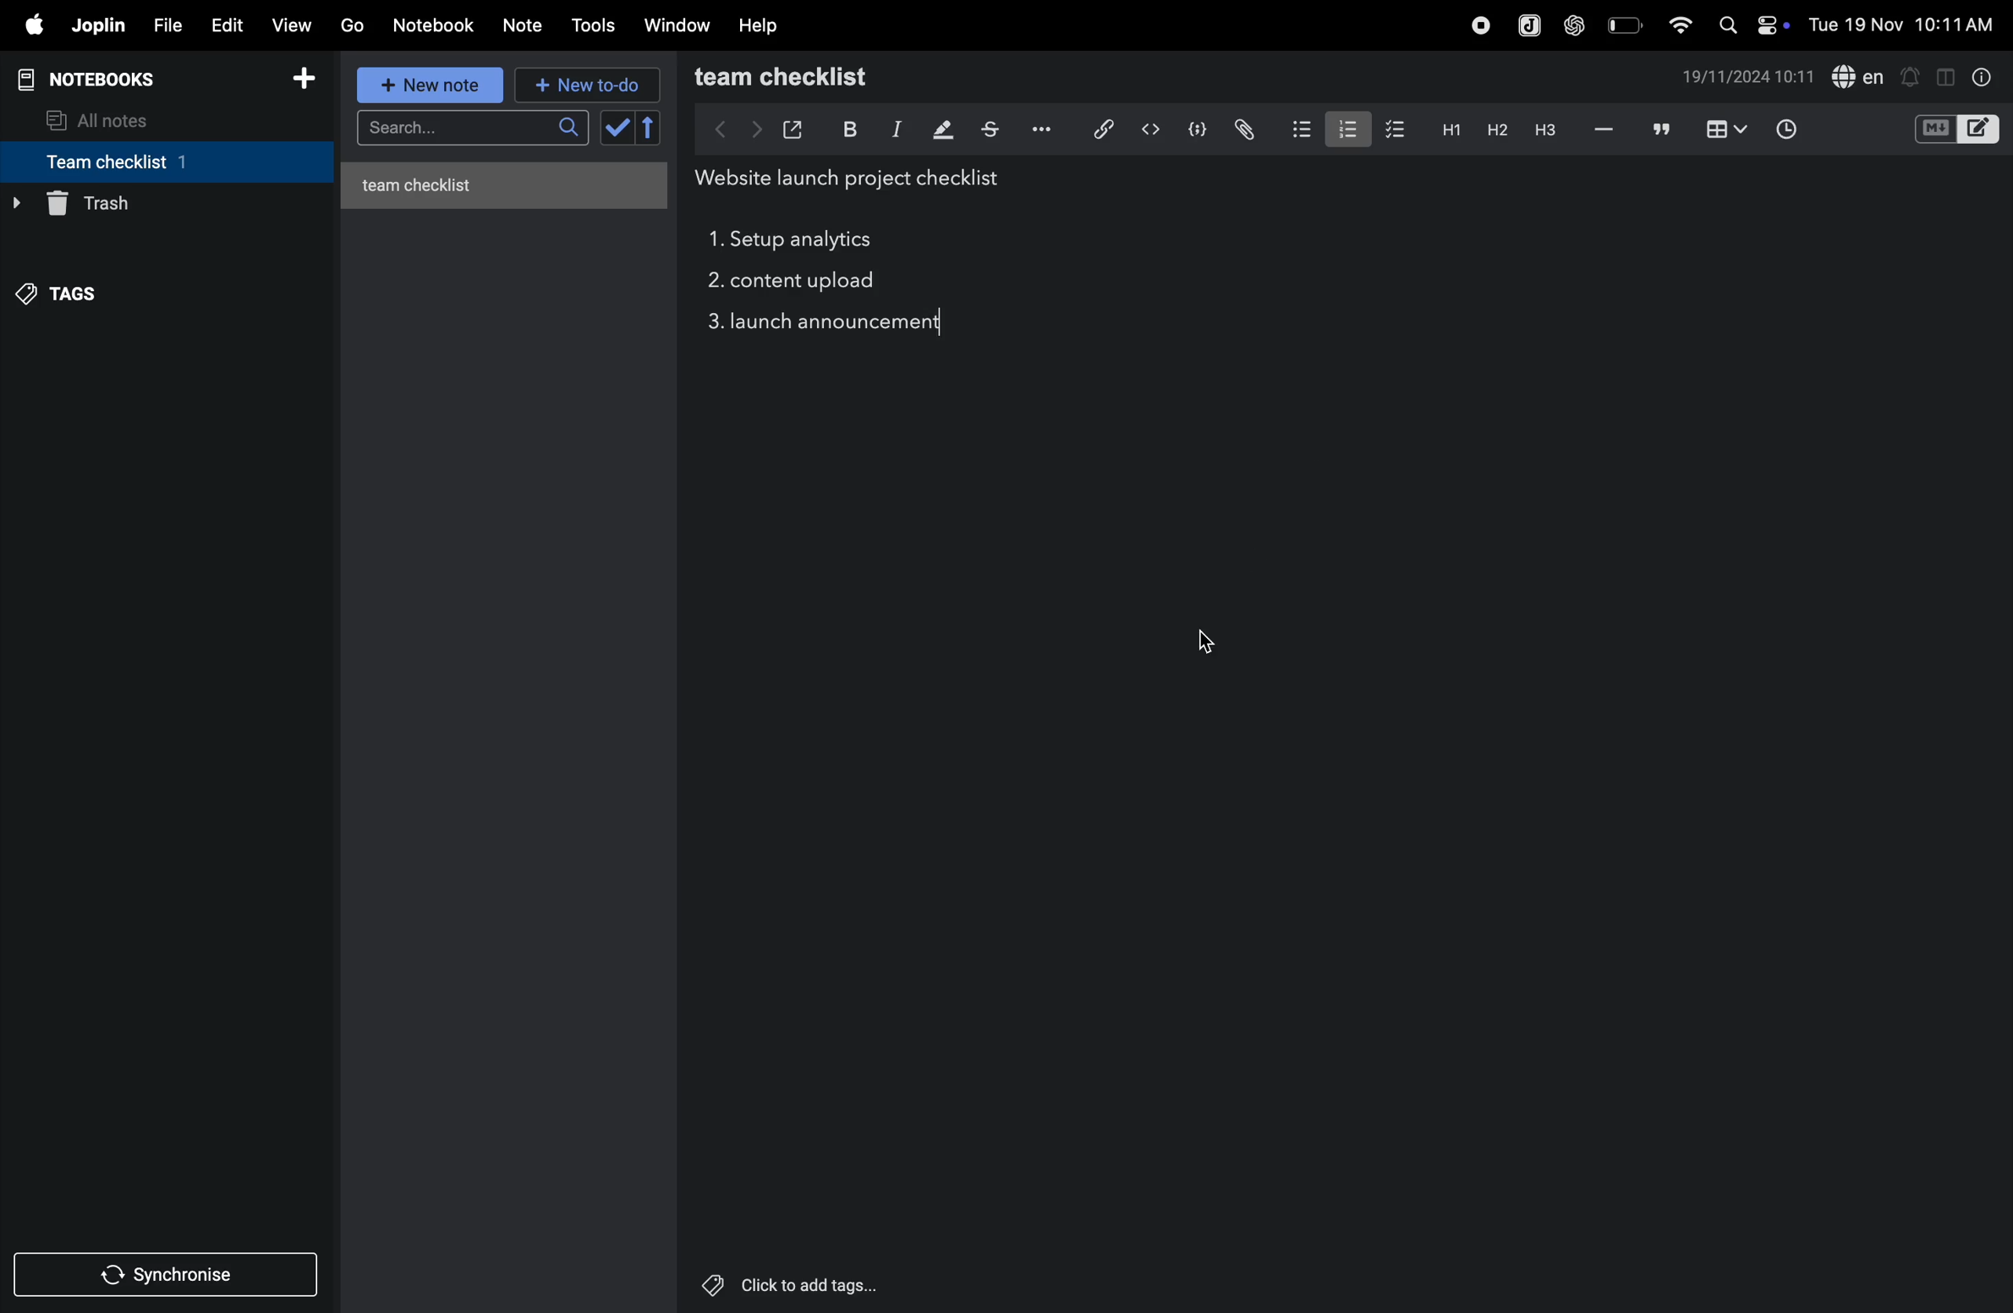 The height and width of the screenshot is (1313, 2013). Describe the element at coordinates (894, 129) in the screenshot. I see `itallic` at that location.